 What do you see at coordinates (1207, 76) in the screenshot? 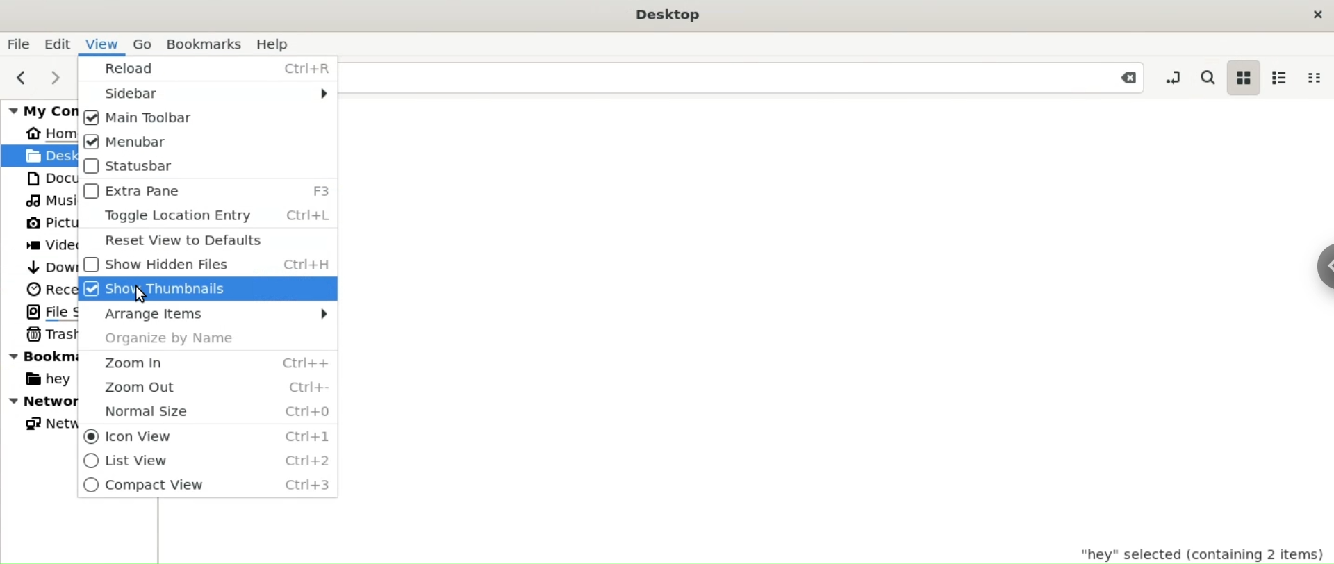
I see `search` at bounding box center [1207, 76].